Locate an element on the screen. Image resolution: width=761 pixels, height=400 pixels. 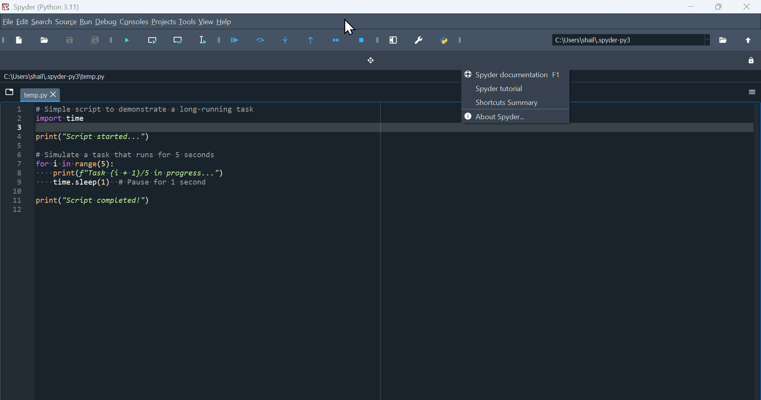
Files is located at coordinates (724, 38).